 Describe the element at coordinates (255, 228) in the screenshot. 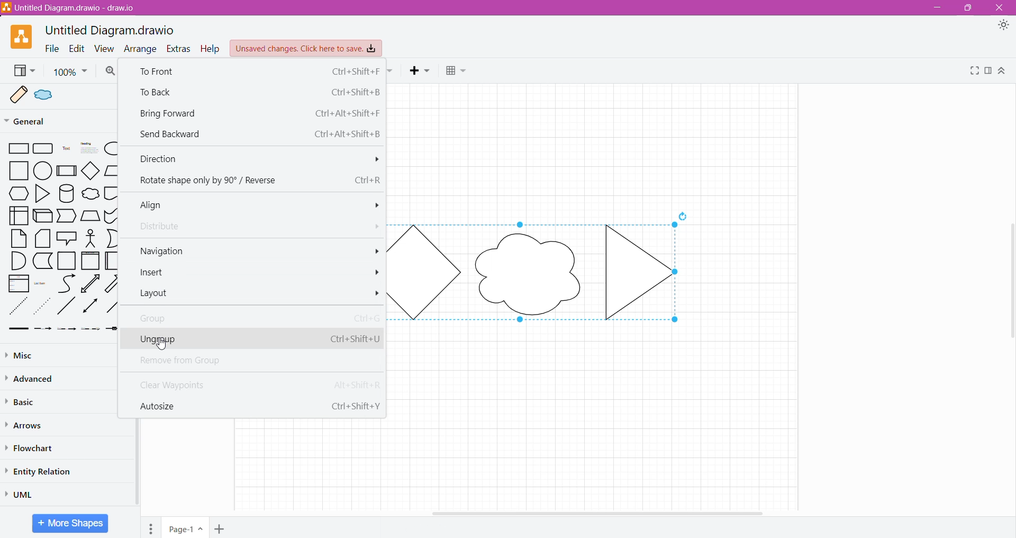

I see `Distribute` at that location.